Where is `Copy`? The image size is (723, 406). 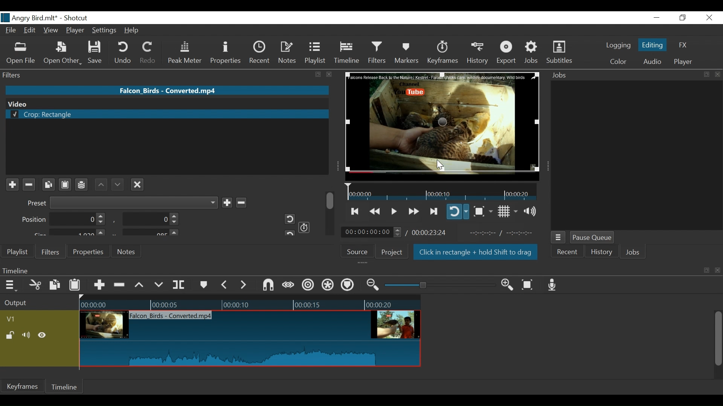 Copy is located at coordinates (56, 286).